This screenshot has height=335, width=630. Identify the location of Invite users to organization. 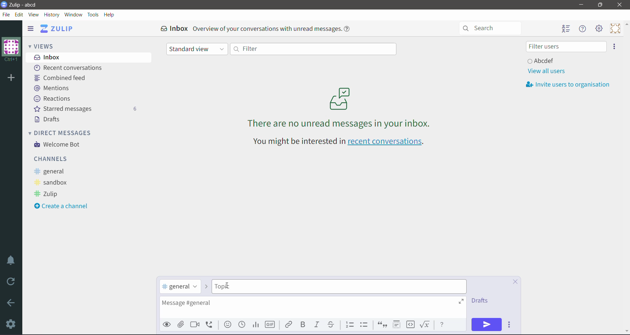
(615, 47).